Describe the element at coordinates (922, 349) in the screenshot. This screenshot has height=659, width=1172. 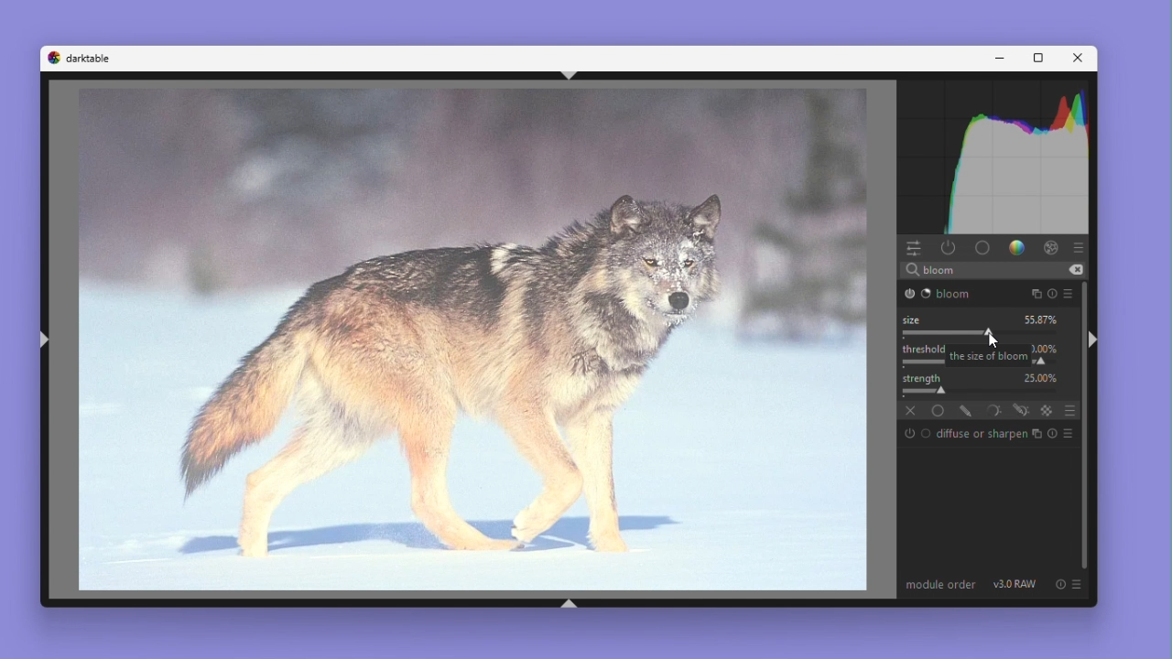
I see `threshold` at that location.